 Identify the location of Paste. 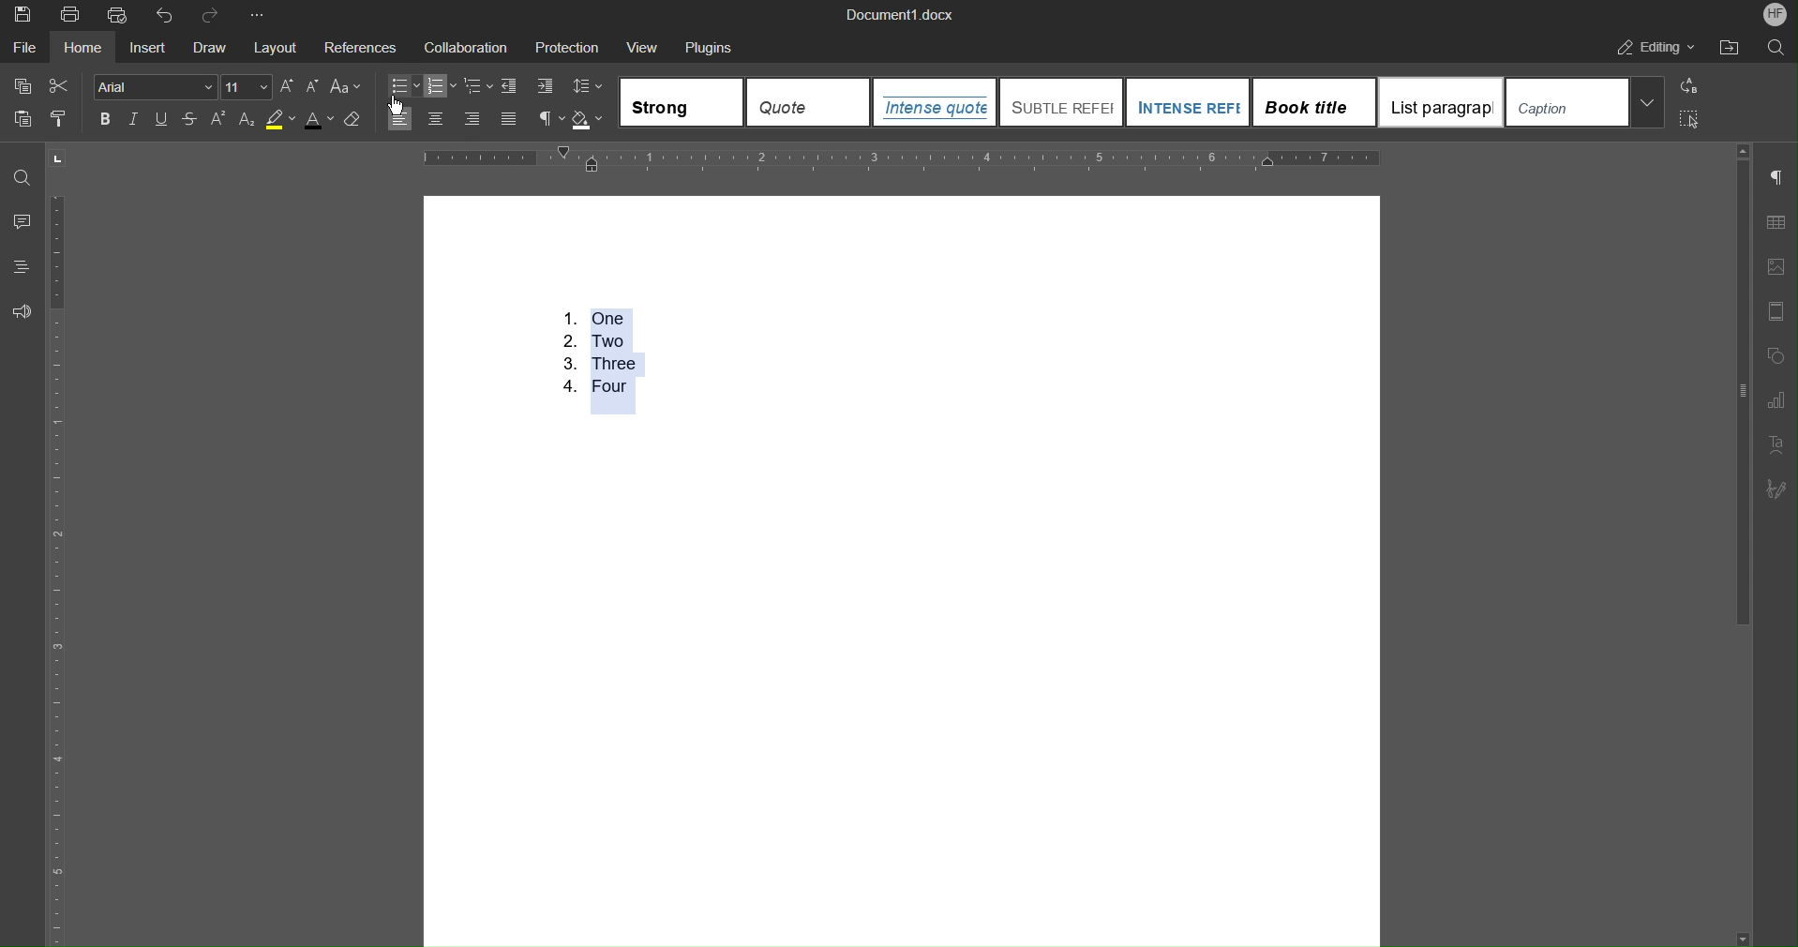
(21, 118).